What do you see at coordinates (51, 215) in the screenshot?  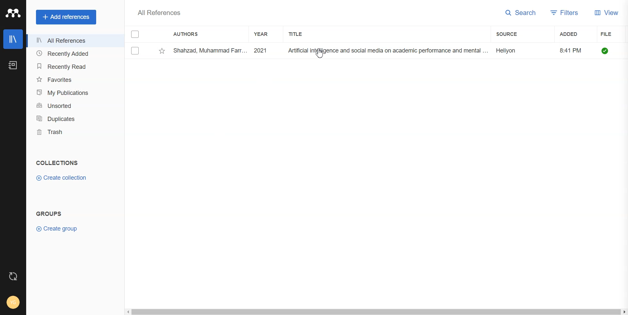 I see `Groups` at bounding box center [51, 215].